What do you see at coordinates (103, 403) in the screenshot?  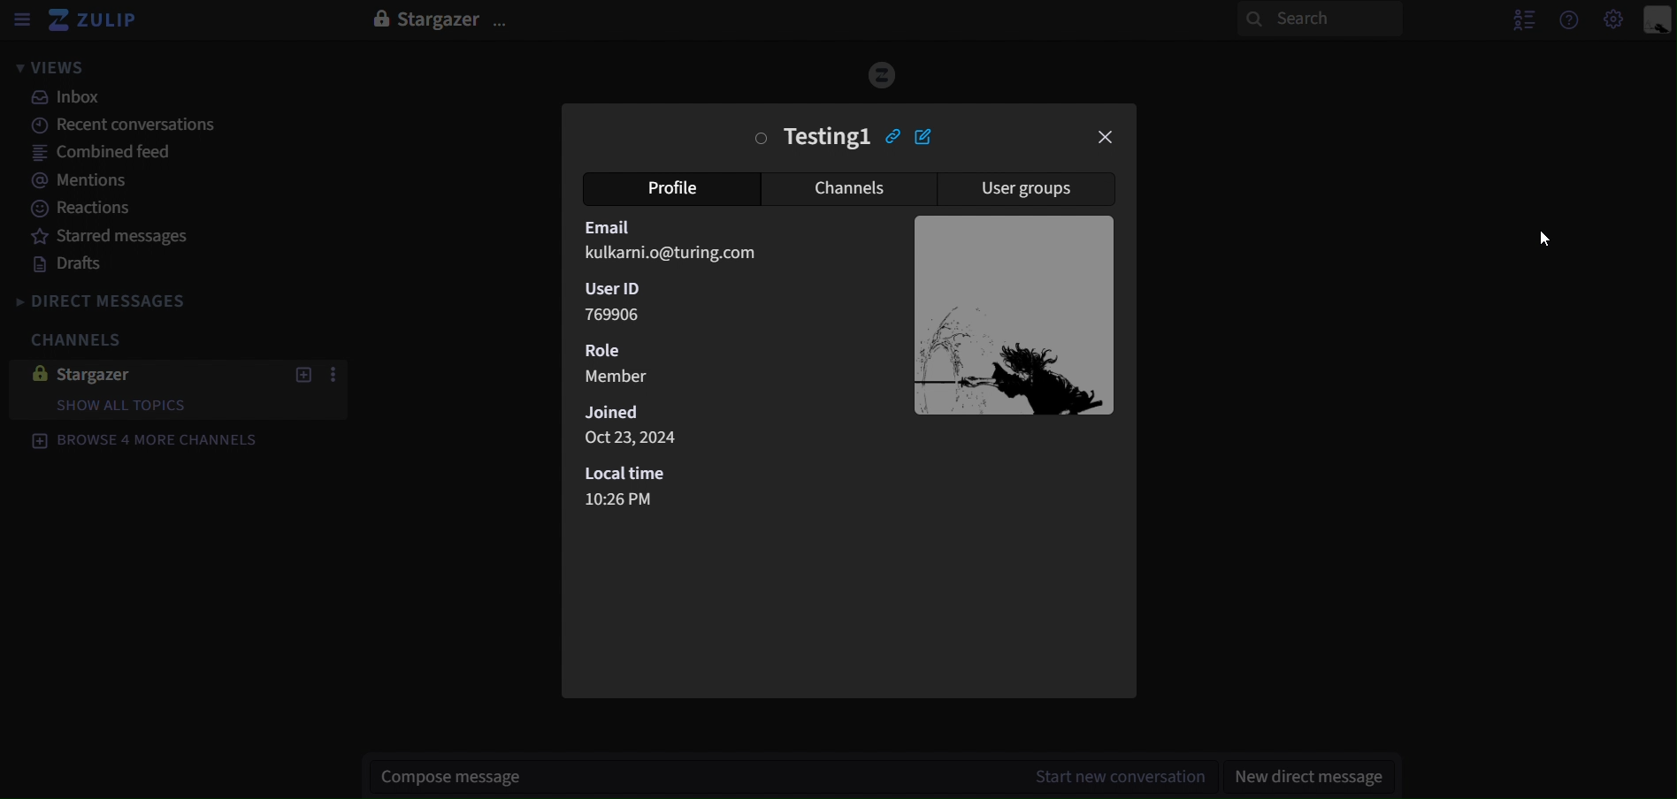 I see `show all topics` at bounding box center [103, 403].